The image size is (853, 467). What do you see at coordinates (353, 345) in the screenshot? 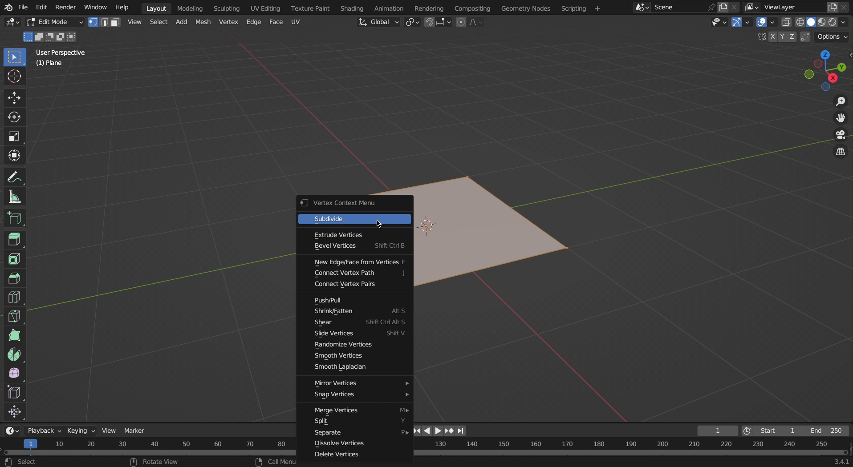
I see `Randomize Vertices` at bounding box center [353, 345].